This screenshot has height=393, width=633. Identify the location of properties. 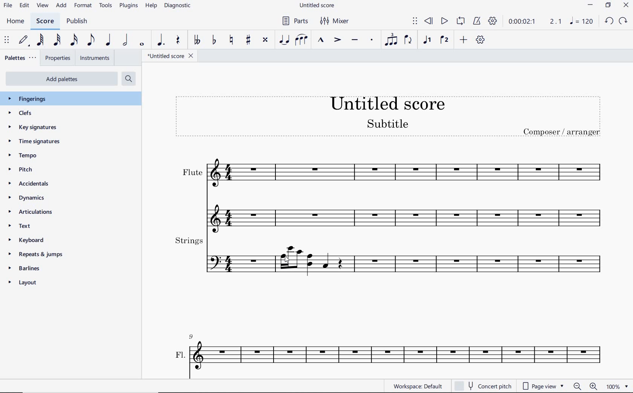
(58, 58).